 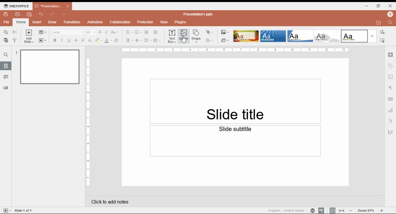 What do you see at coordinates (390, 88) in the screenshot?
I see `paragraph settings` at bounding box center [390, 88].